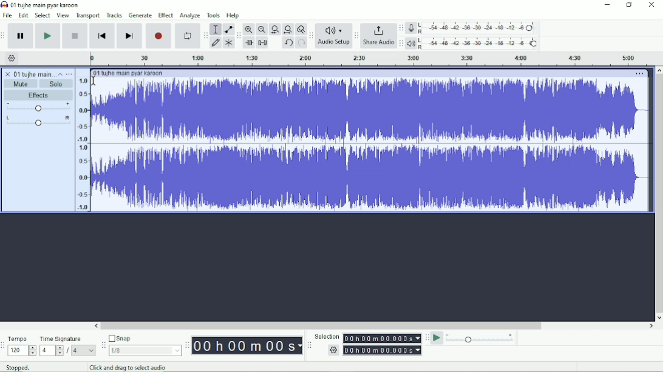  What do you see at coordinates (228, 42) in the screenshot?
I see `Multi-tool` at bounding box center [228, 42].